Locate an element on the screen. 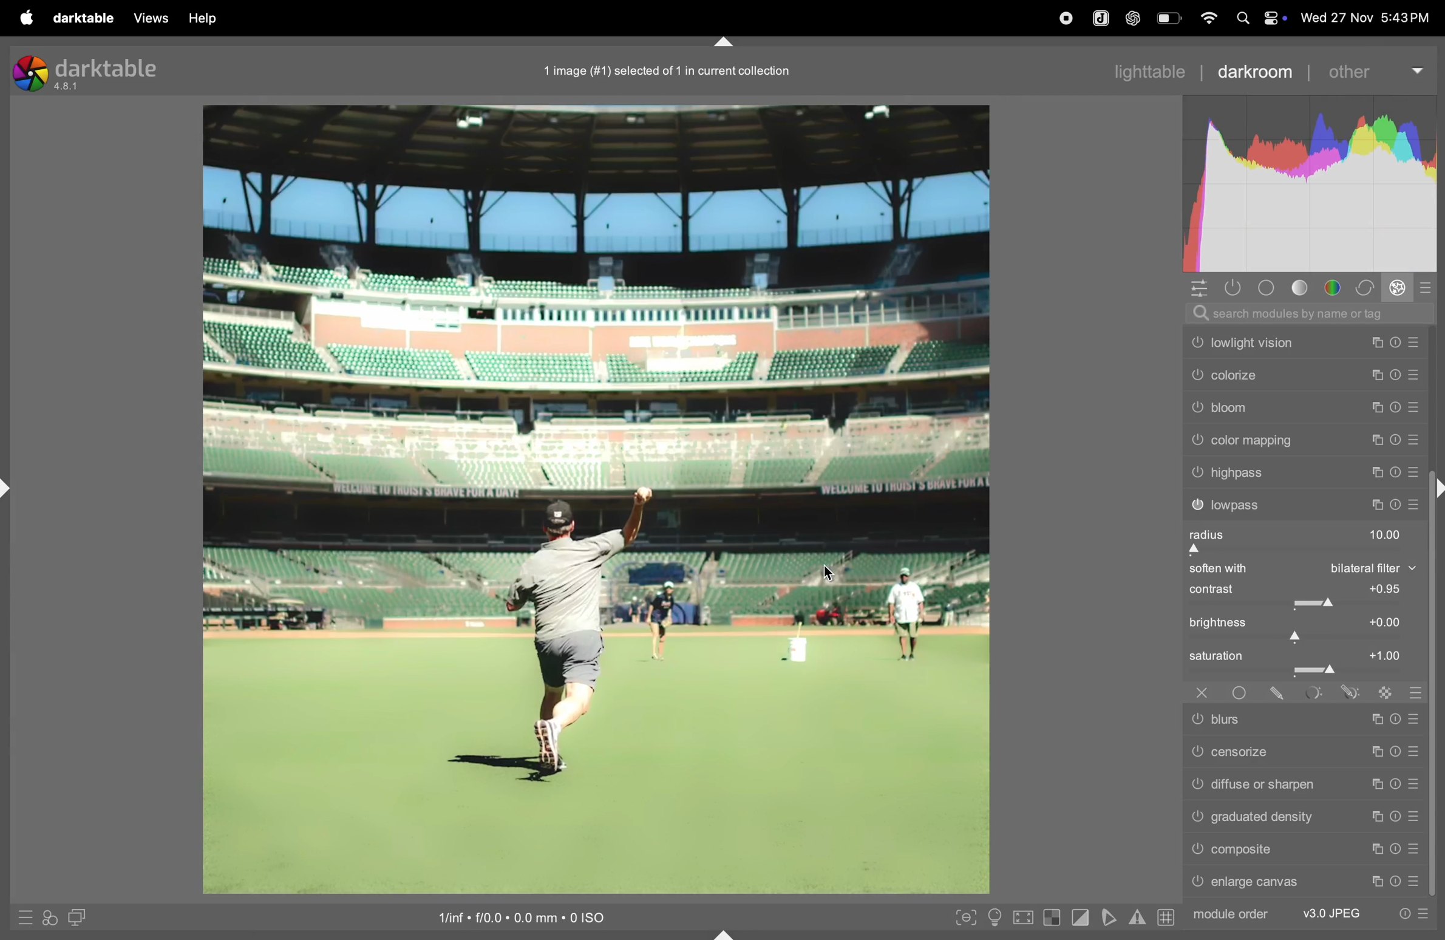 This screenshot has height=940, width=1445. toggle clipping indications is located at coordinates (1081, 917).